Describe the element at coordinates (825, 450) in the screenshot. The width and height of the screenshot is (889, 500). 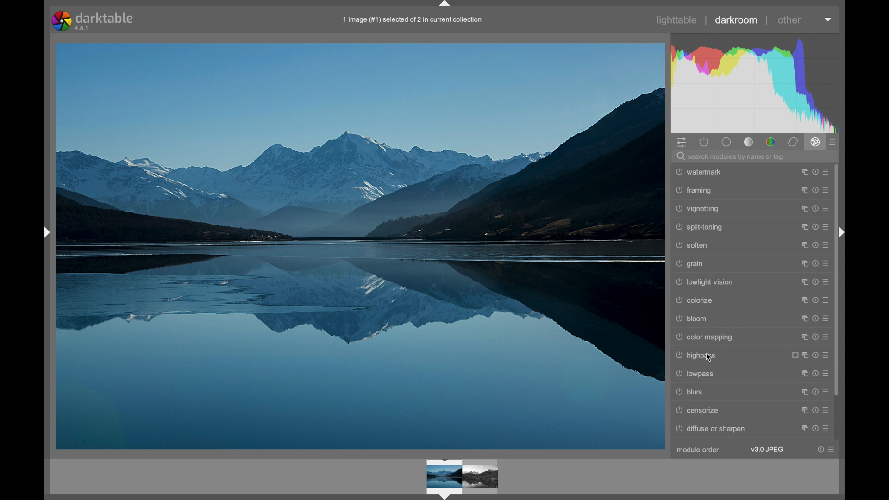
I see `more options` at that location.